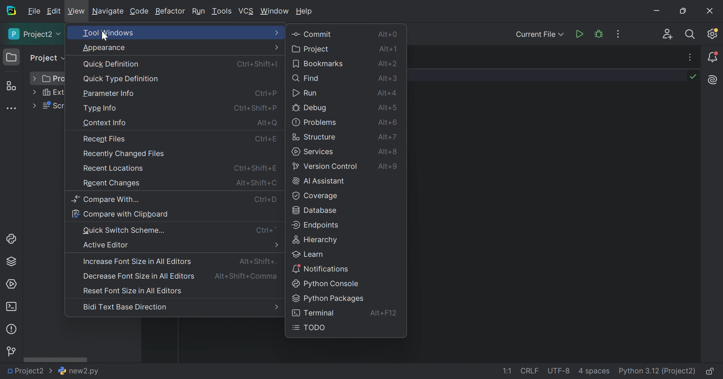 The width and height of the screenshot is (723, 379). Describe the element at coordinates (314, 122) in the screenshot. I see `Problems` at that location.